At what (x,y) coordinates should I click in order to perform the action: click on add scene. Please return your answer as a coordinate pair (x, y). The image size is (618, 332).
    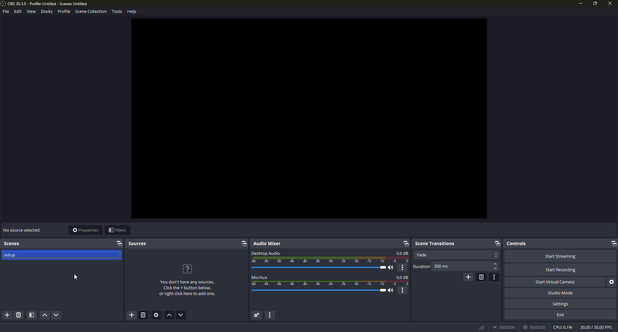
    Looking at the image, I should click on (8, 315).